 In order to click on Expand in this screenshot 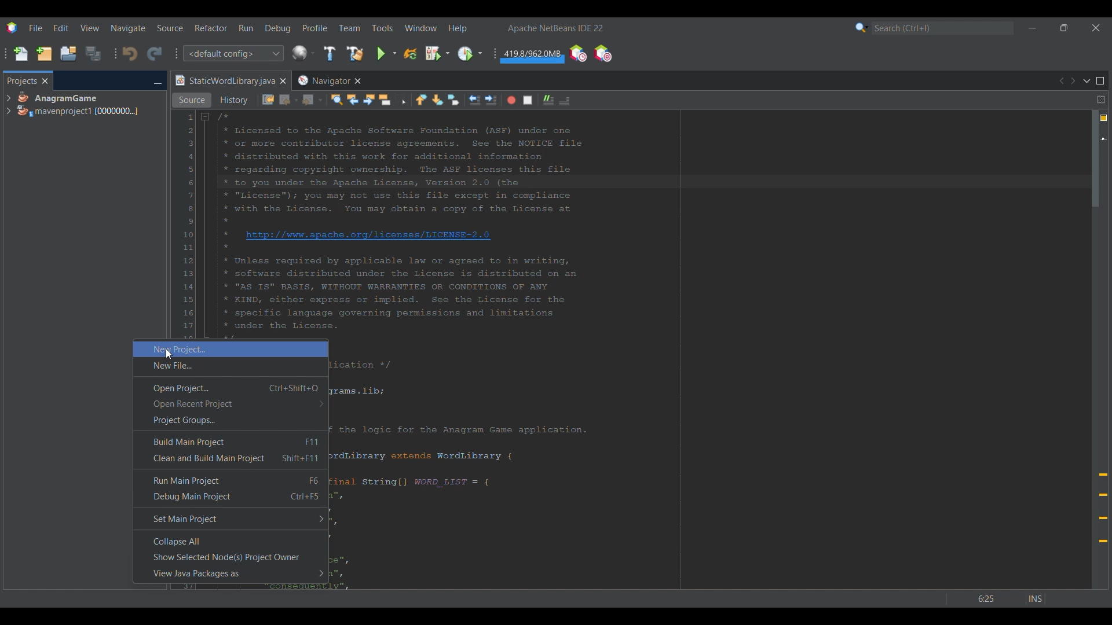, I will do `click(8, 105)`.